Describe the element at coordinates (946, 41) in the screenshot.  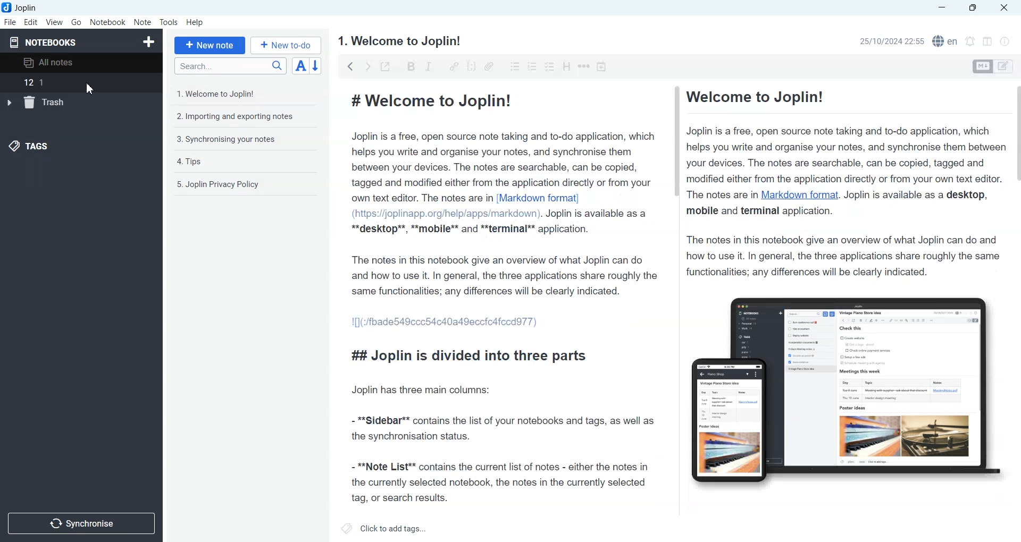
I see `Spell checker` at that location.